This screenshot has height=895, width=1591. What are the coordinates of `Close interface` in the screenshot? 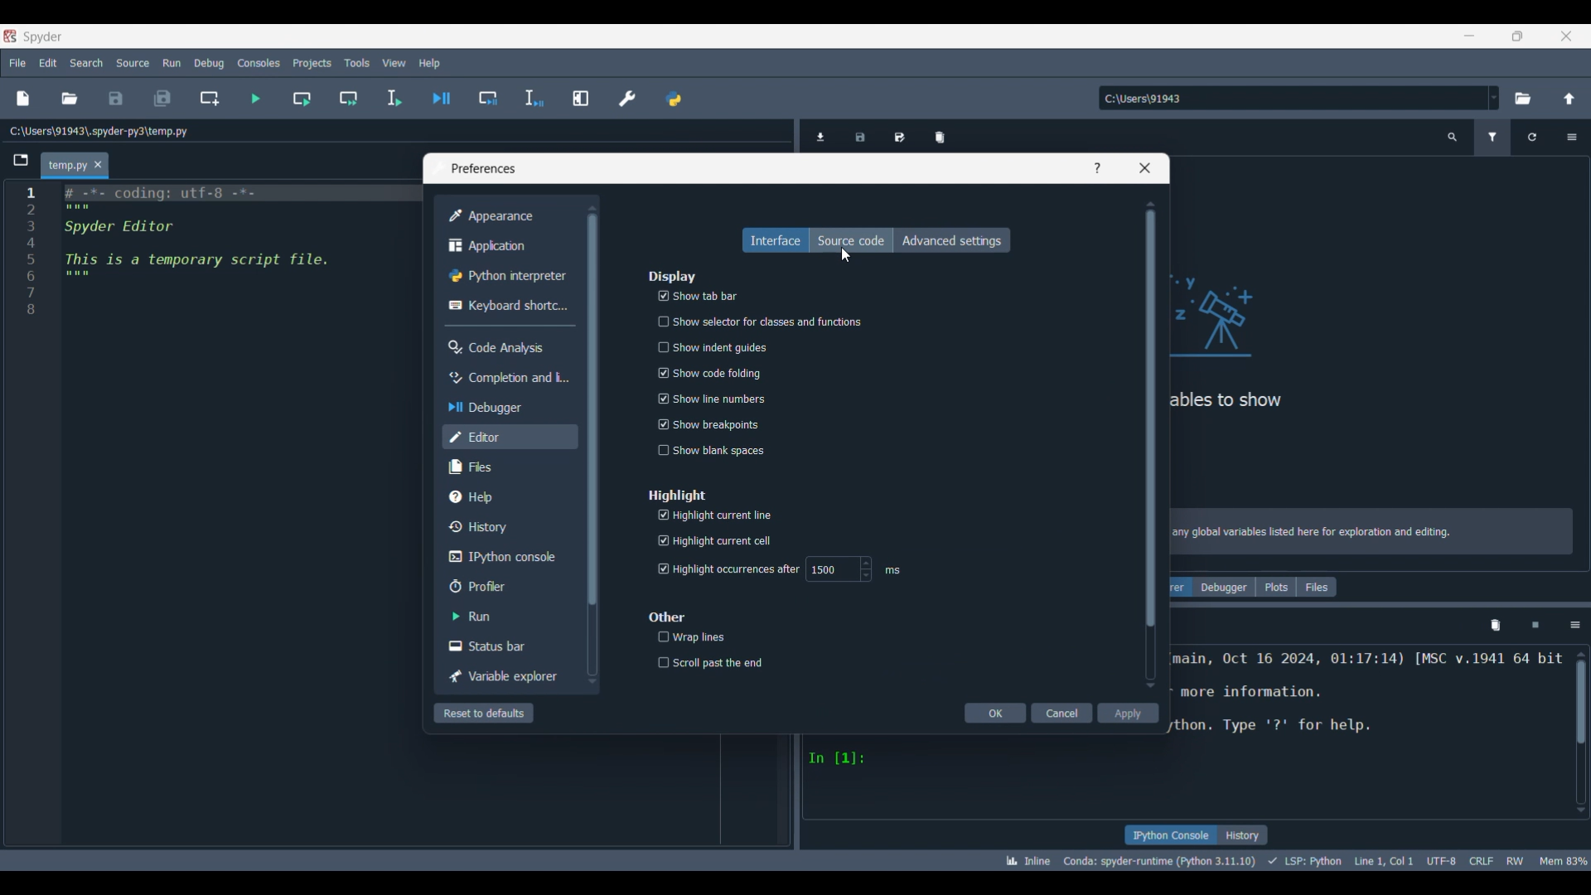 It's located at (1566, 36).